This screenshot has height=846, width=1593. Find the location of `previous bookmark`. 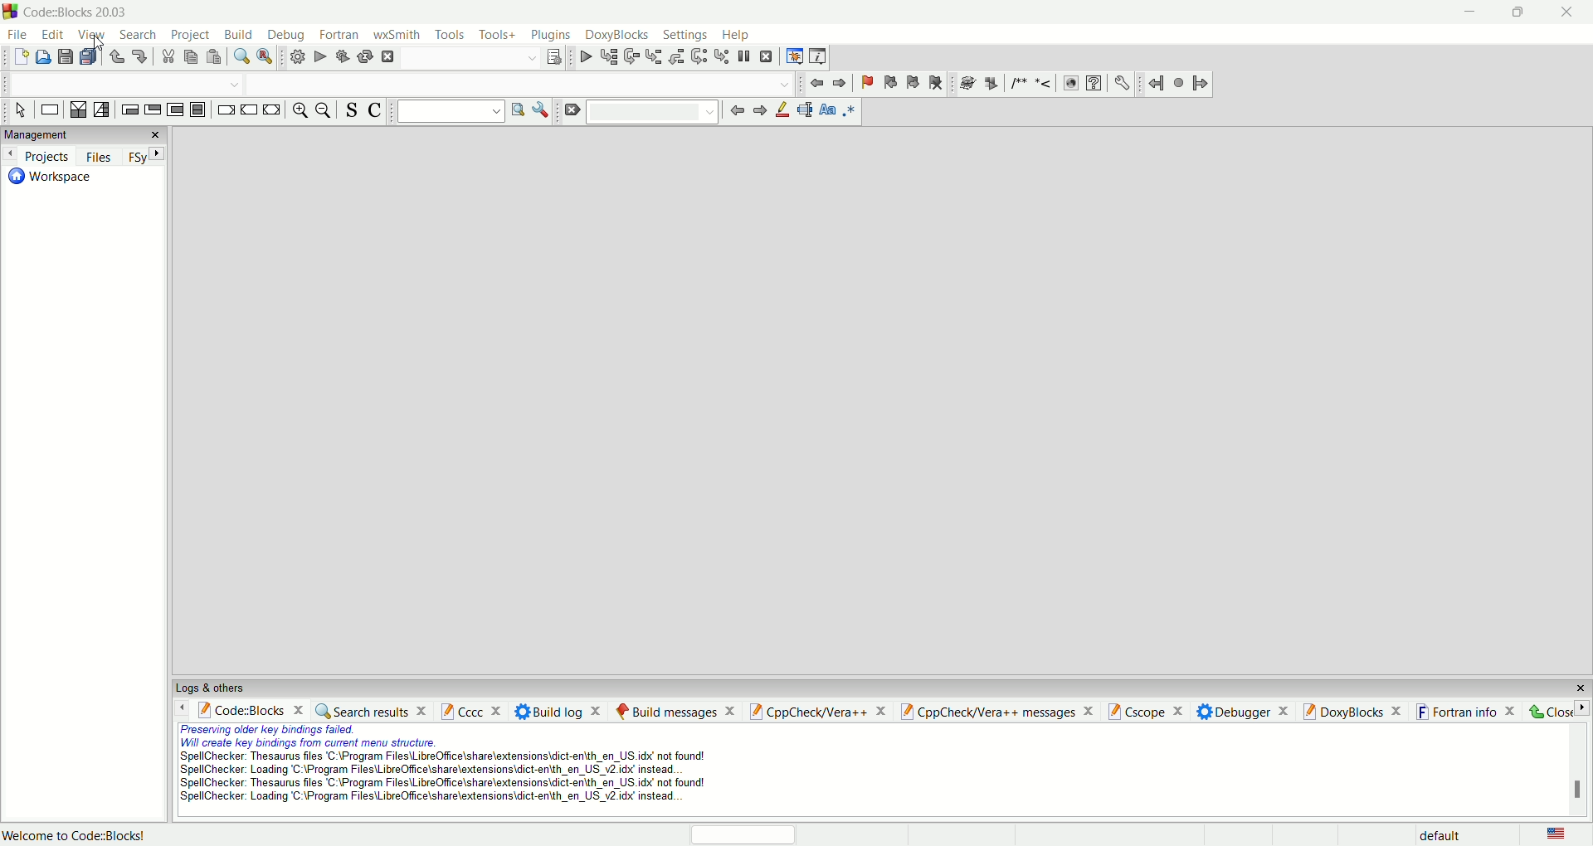

previous bookmark is located at coordinates (889, 81).